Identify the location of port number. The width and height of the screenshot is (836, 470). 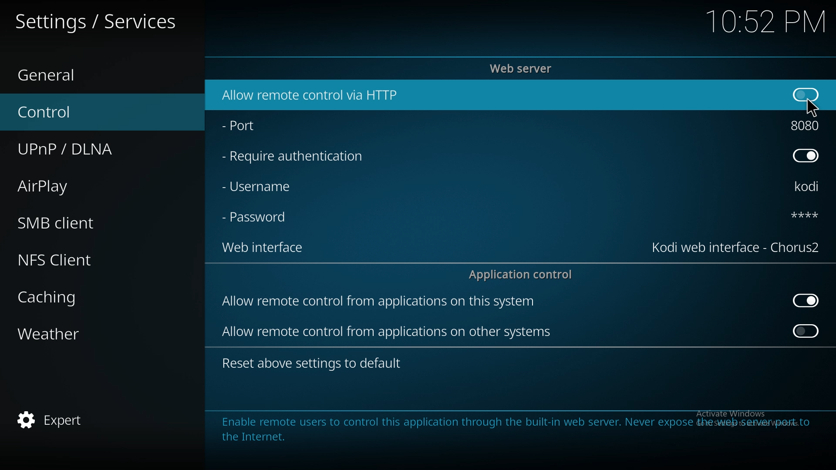
(806, 125).